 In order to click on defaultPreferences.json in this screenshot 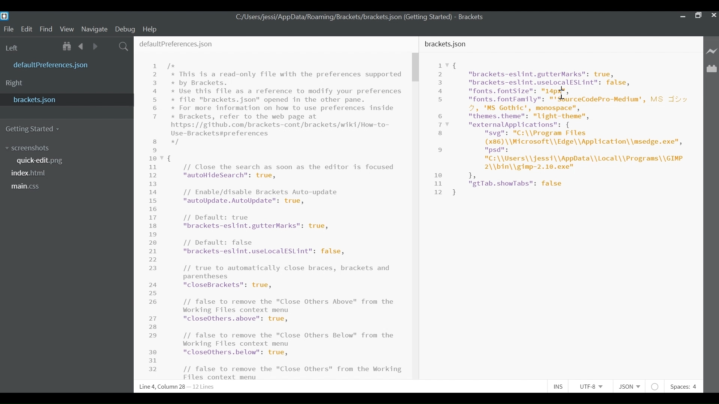, I will do `click(177, 44)`.